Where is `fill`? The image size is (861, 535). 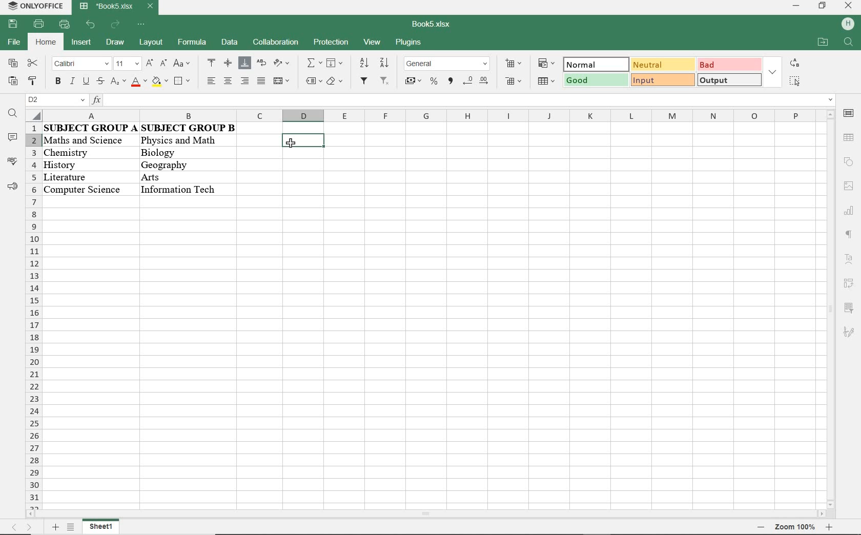 fill is located at coordinates (334, 63).